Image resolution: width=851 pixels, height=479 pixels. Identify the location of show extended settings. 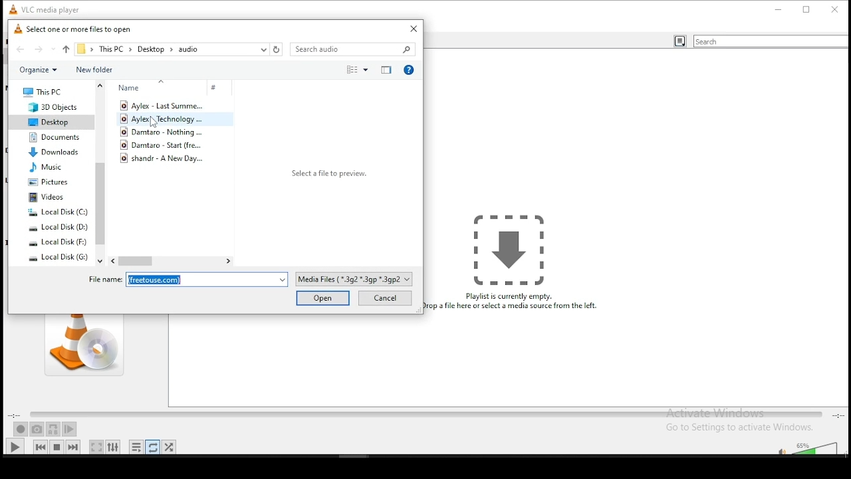
(114, 447).